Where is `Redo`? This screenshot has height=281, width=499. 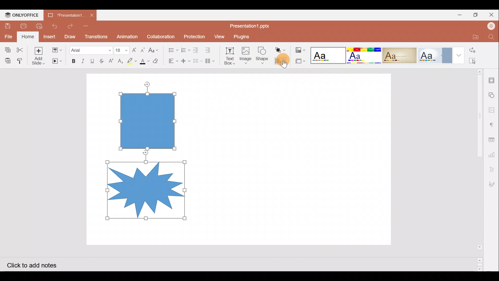 Redo is located at coordinates (70, 25).